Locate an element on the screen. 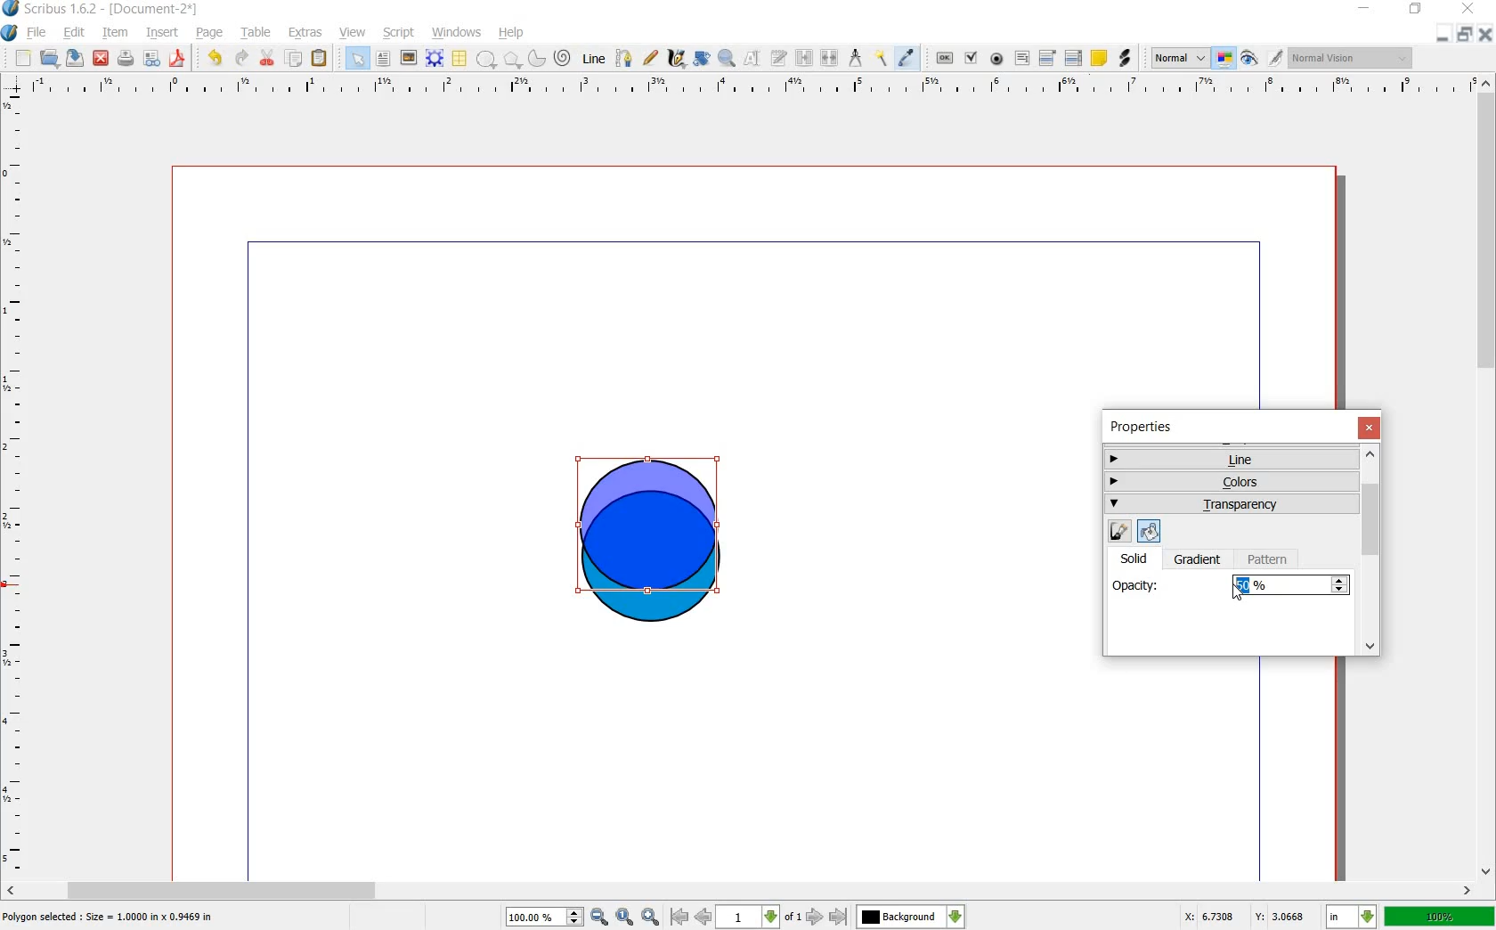  pattern is located at coordinates (1271, 559).